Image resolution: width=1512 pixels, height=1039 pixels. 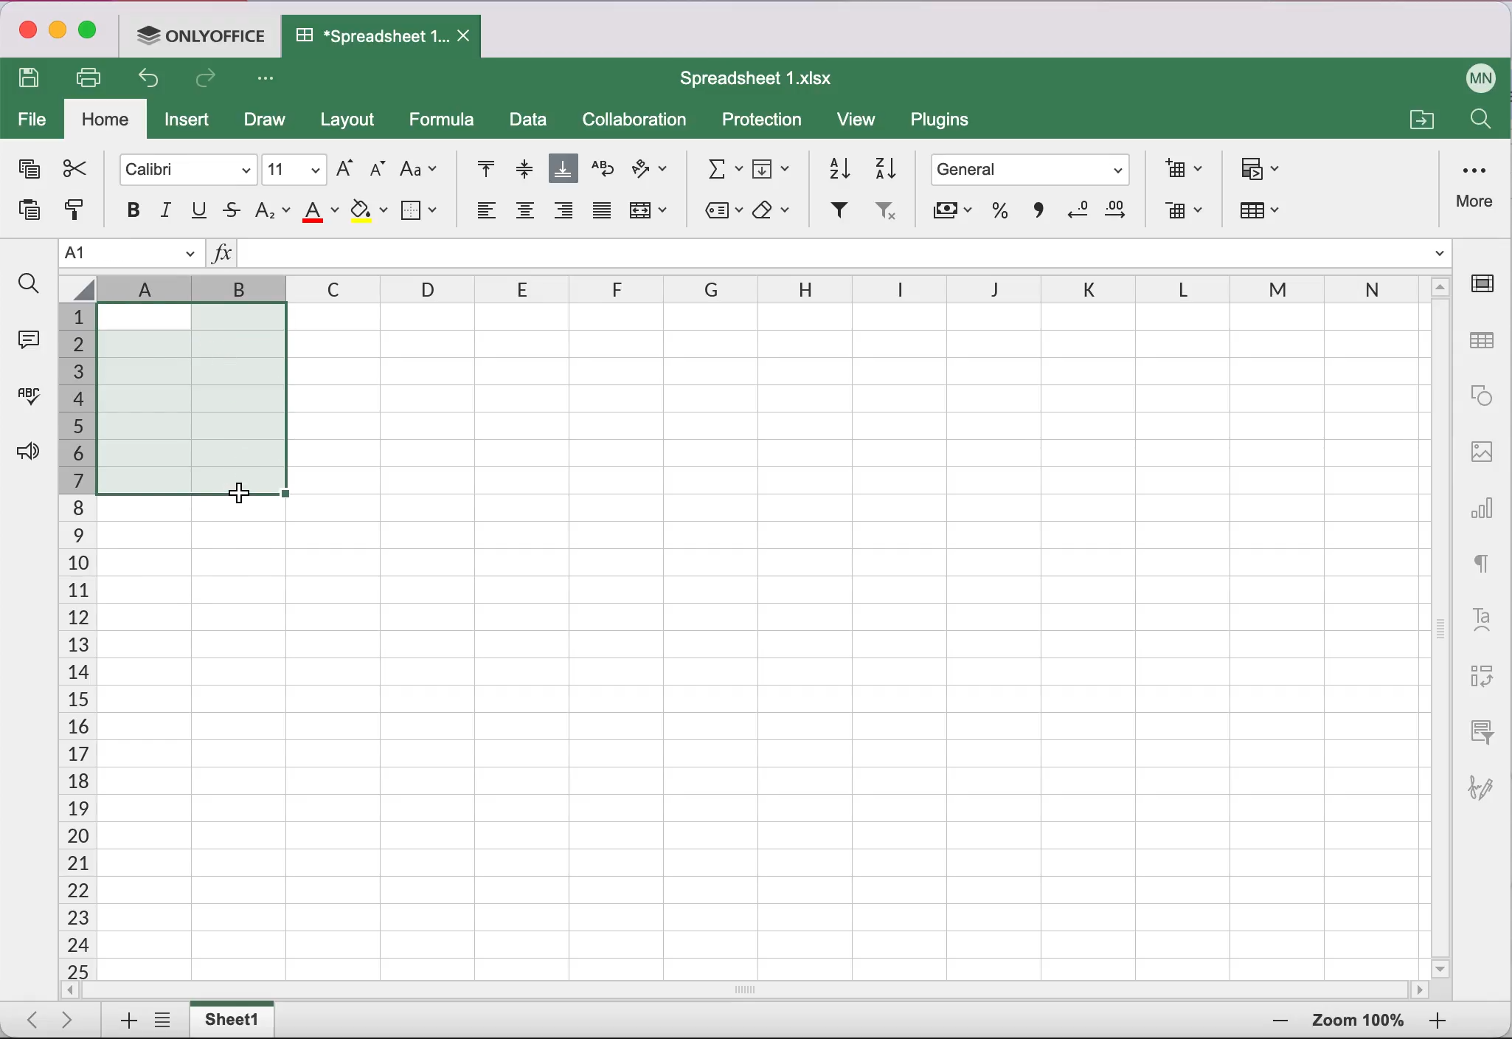 I want to click on filter, so click(x=837, y=212).